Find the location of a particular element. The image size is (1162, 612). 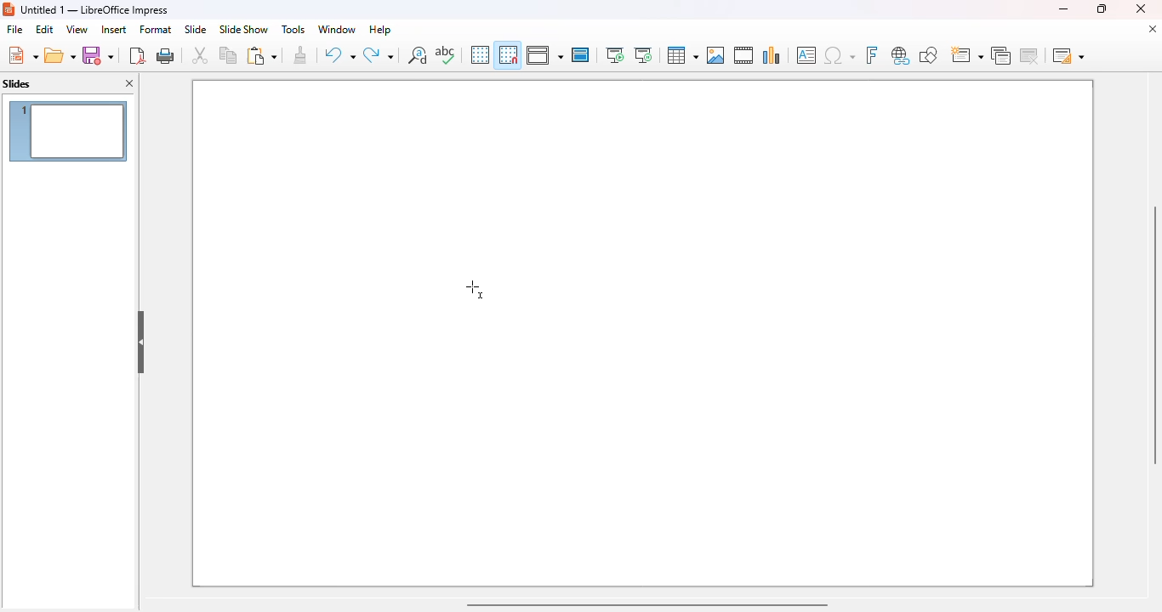

insert image is located at coordinates (715, 55).